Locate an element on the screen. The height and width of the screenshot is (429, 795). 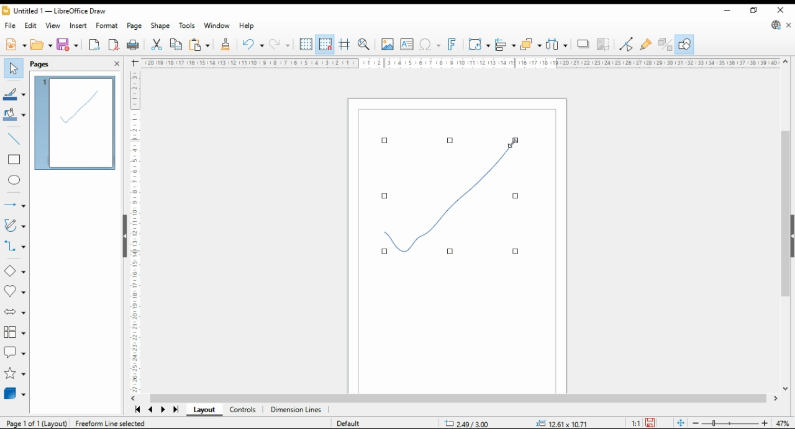
align objects is located at coordinates (506, 45).